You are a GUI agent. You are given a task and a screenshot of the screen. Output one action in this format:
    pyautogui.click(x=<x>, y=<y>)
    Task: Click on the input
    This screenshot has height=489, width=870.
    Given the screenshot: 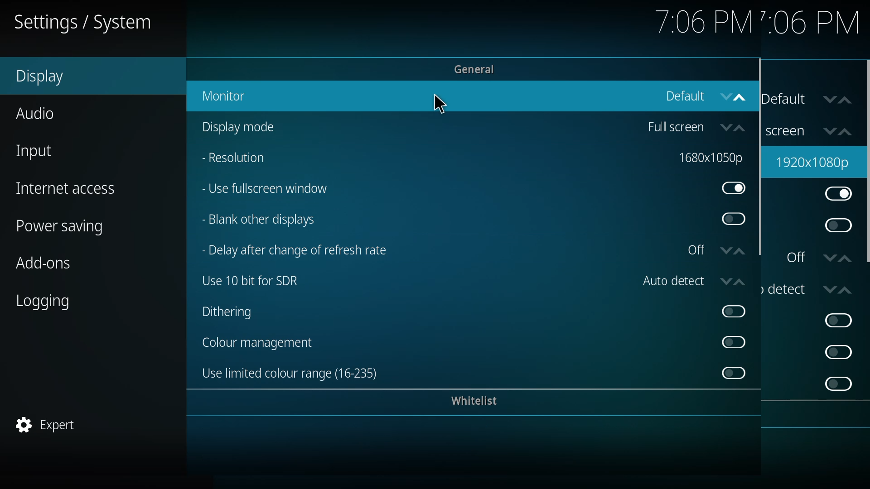 What is the action you would take?
    pyautogui.click(x=44, y=155)
    